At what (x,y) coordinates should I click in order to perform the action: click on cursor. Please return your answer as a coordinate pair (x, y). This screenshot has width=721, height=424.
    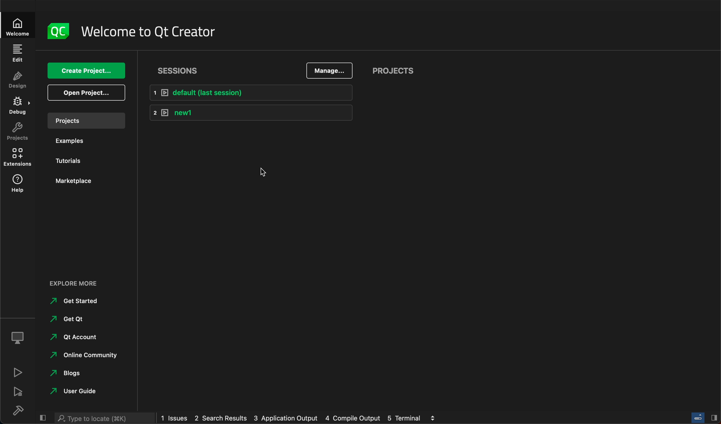
    Looking at the image, I should click on (257, 167).